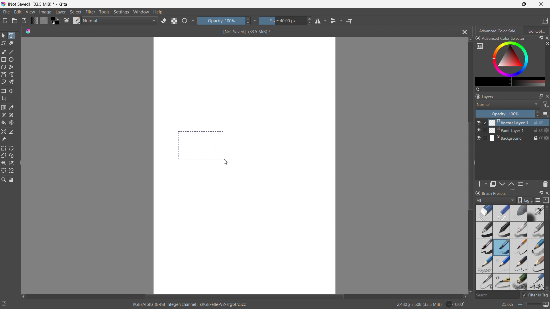  What do you see at coordinates (244, 296) in the screenshot?
I see `horizontal scrollbar` at bounding box center [244, 296].